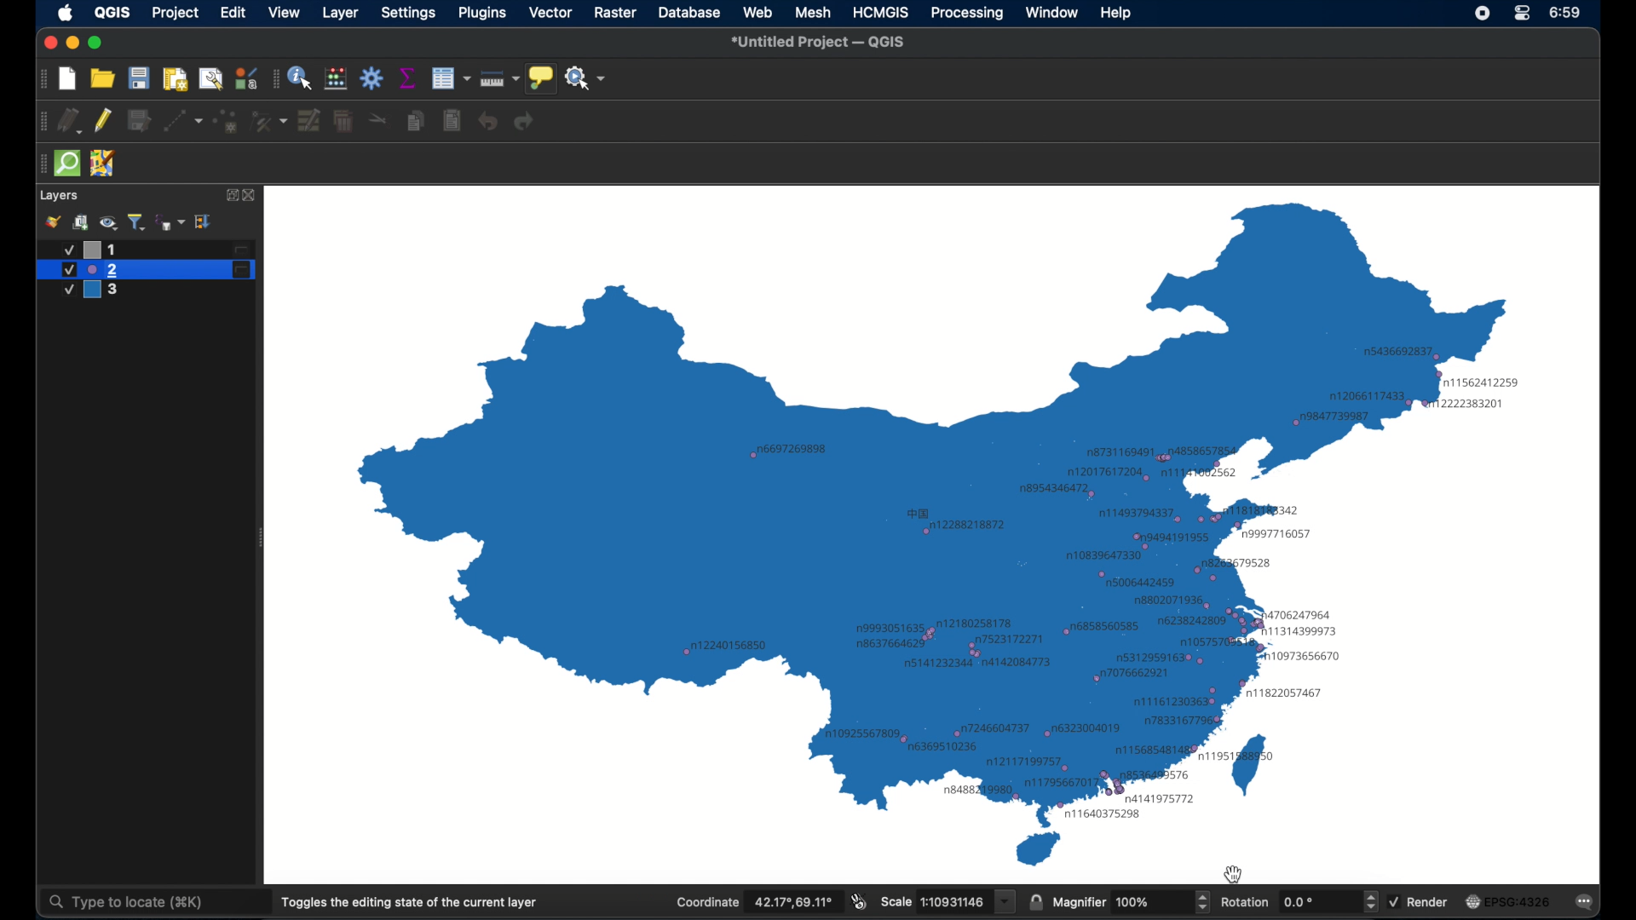  Describe the element at coordinates (139, 120) in the screenshot. I see `save edits` at that location.